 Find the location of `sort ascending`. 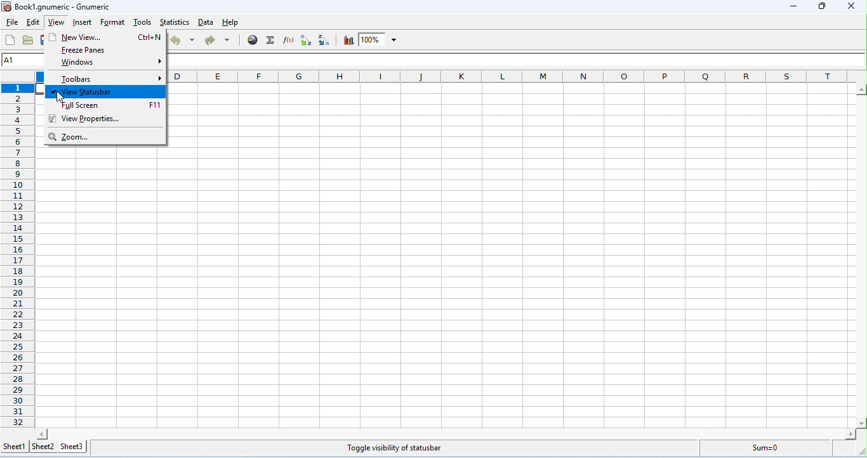

sort ascending is located at coordinates (305, 40).